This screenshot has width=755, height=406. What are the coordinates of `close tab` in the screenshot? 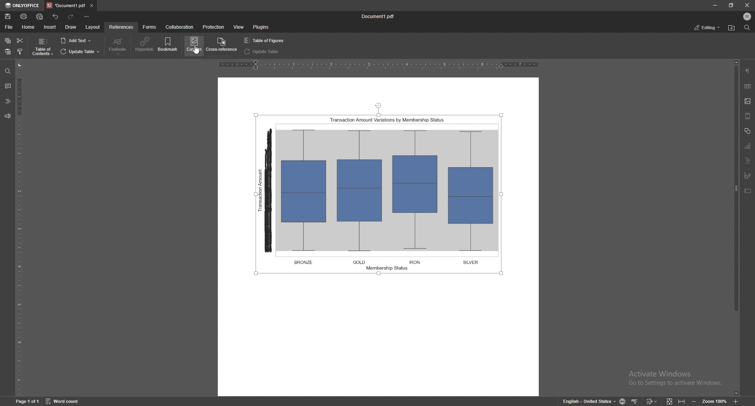 It's located at (91, 6).